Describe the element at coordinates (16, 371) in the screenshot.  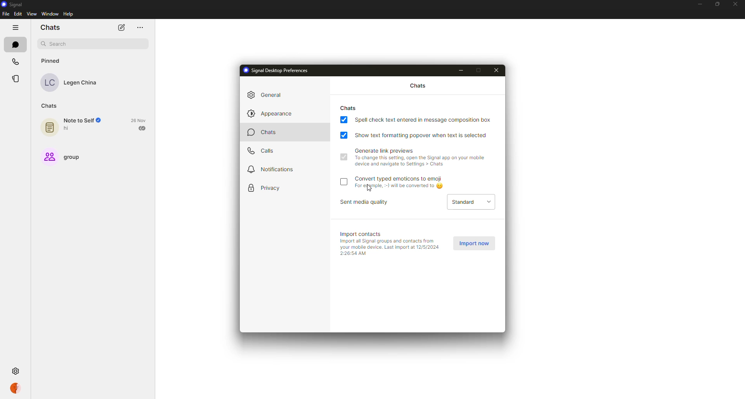
I see `settings` at that location.